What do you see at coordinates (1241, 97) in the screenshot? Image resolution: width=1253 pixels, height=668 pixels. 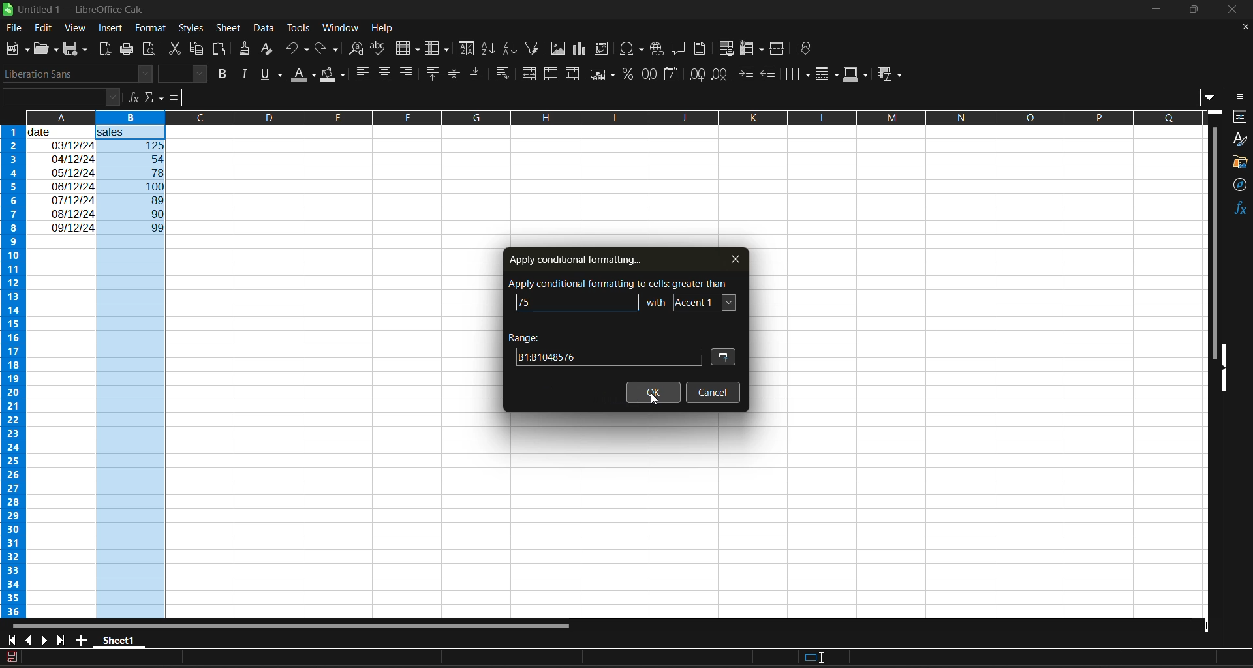 I see `hide sidebar settings` at bounding box center [1241, 97].